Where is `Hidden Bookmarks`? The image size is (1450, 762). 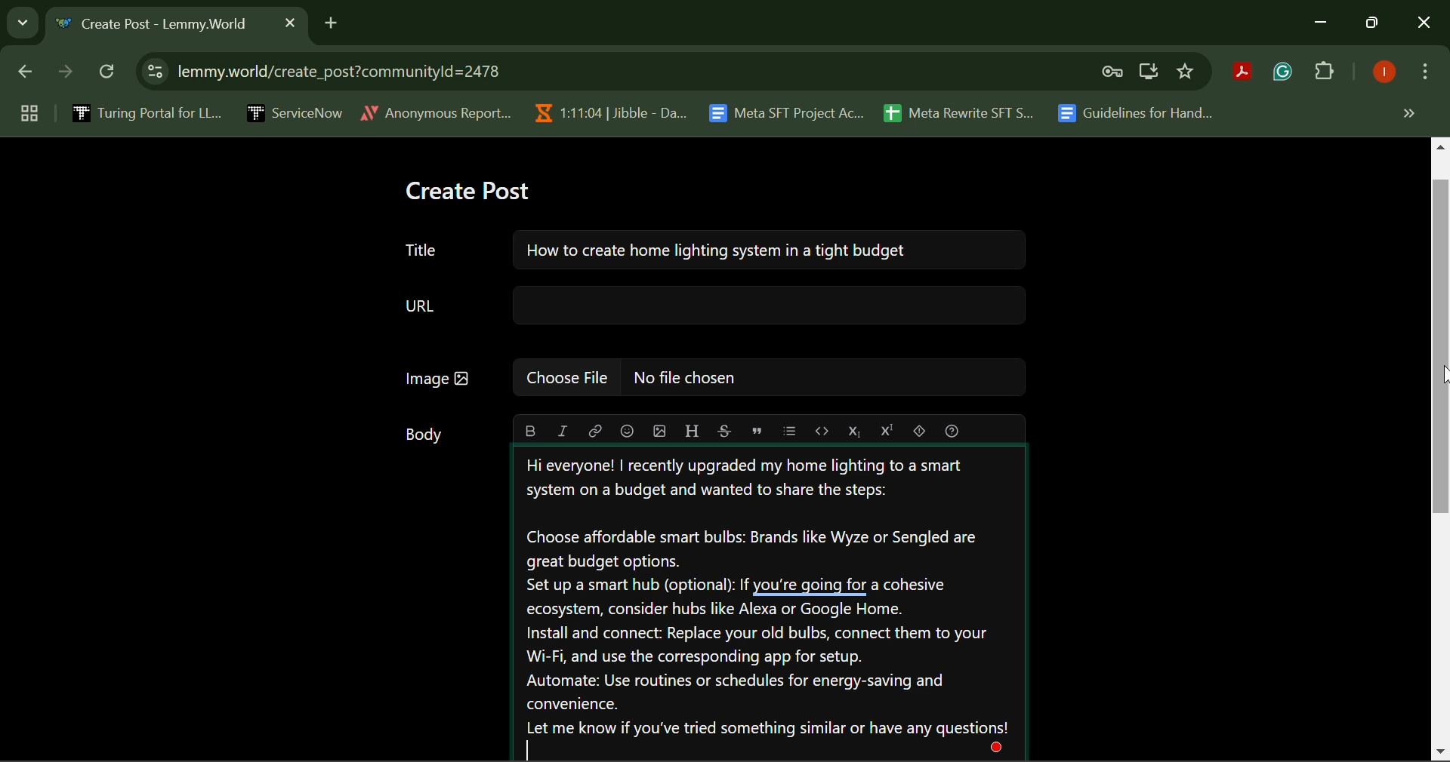 Hidden Bookmarks is located at coordinates (1408, 112).